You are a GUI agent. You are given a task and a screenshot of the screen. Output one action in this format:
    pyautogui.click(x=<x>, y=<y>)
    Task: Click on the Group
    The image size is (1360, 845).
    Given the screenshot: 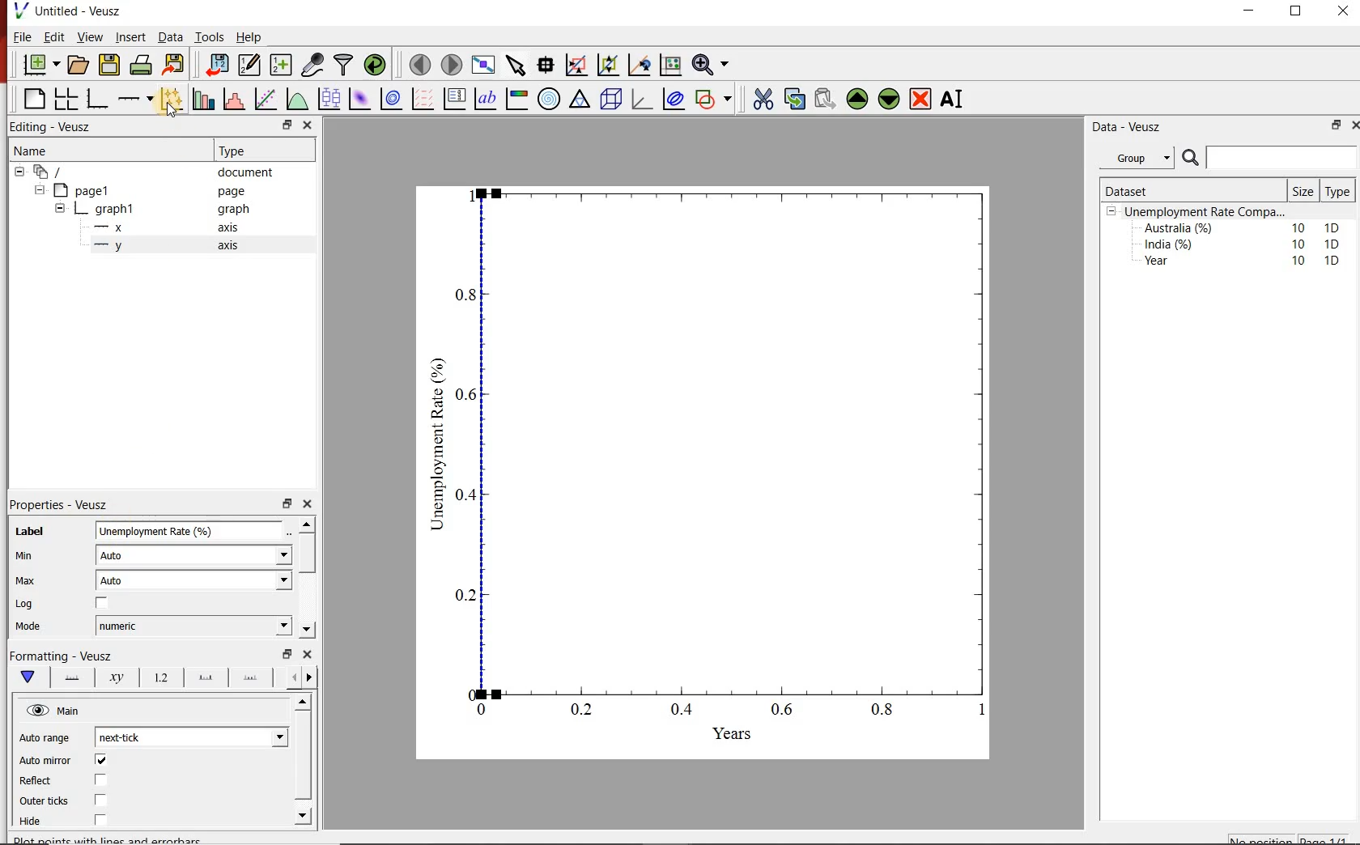 What is the action you would take?
    pyautogui.click(x=1139, y=158)
    